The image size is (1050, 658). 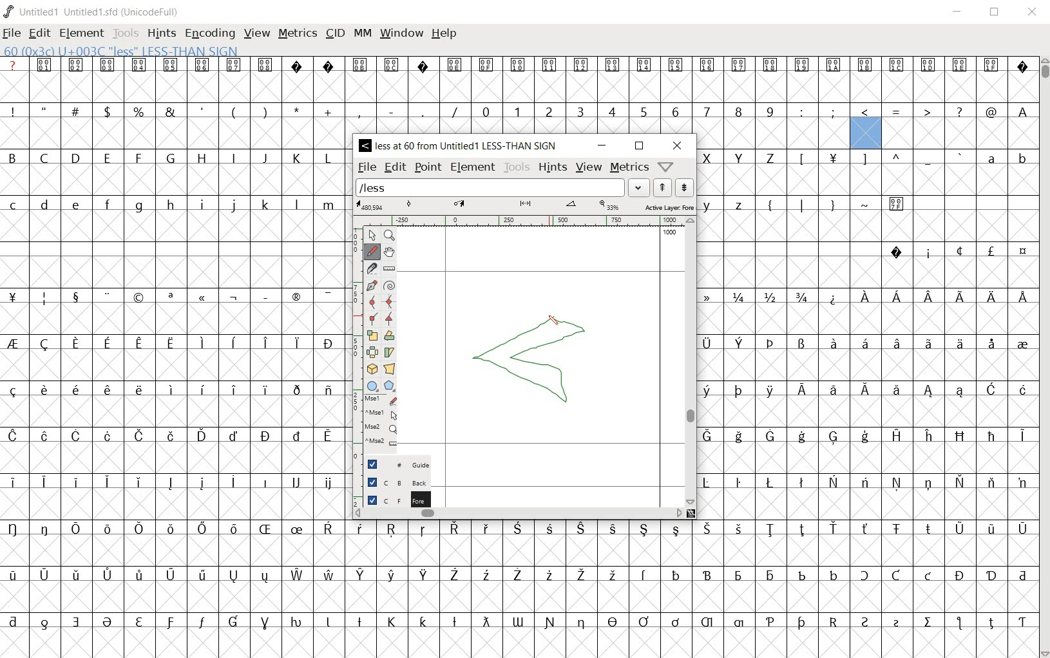 What do you see at coordinates (367, 167) in the screenshot?
I see `file` at bounding box center [367, 167].